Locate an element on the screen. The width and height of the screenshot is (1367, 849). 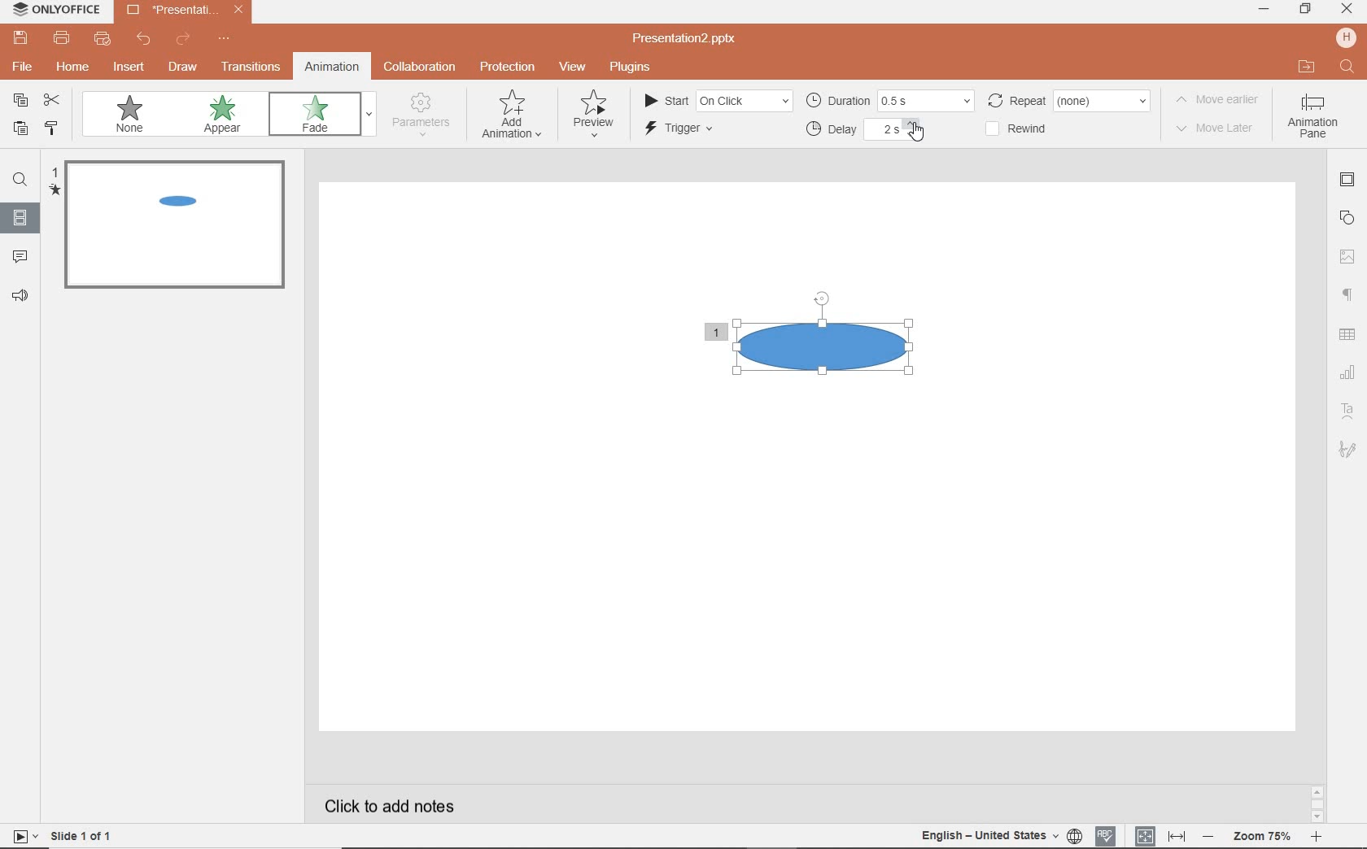
home is located at coordinates (76, 67).